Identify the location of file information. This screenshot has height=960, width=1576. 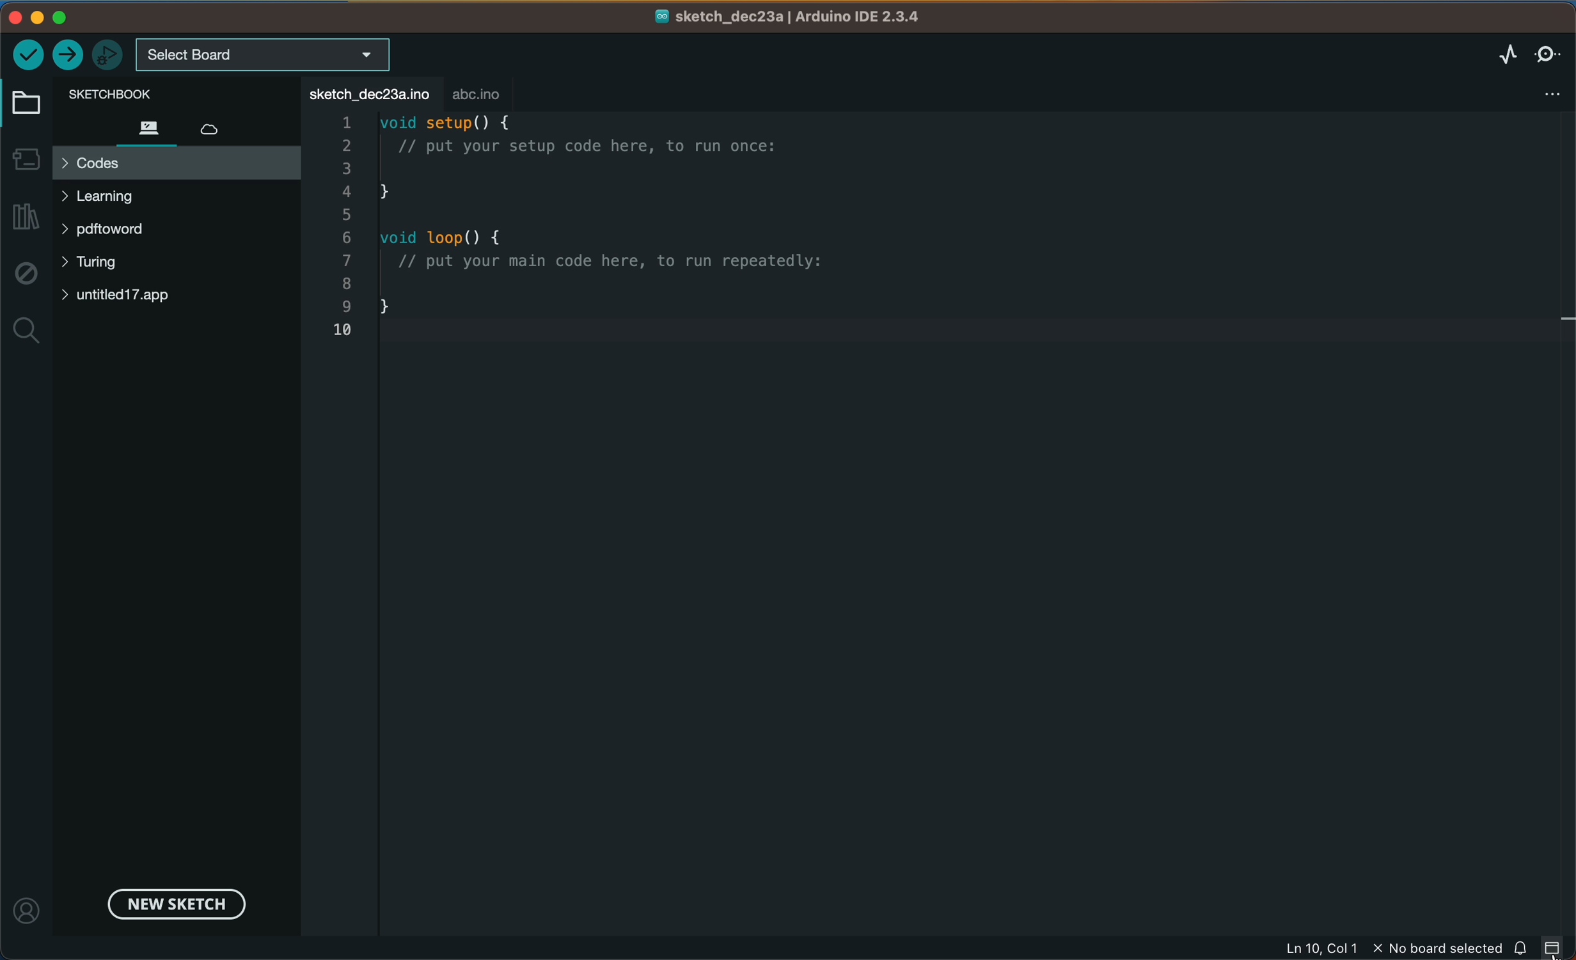
(1388, 949).